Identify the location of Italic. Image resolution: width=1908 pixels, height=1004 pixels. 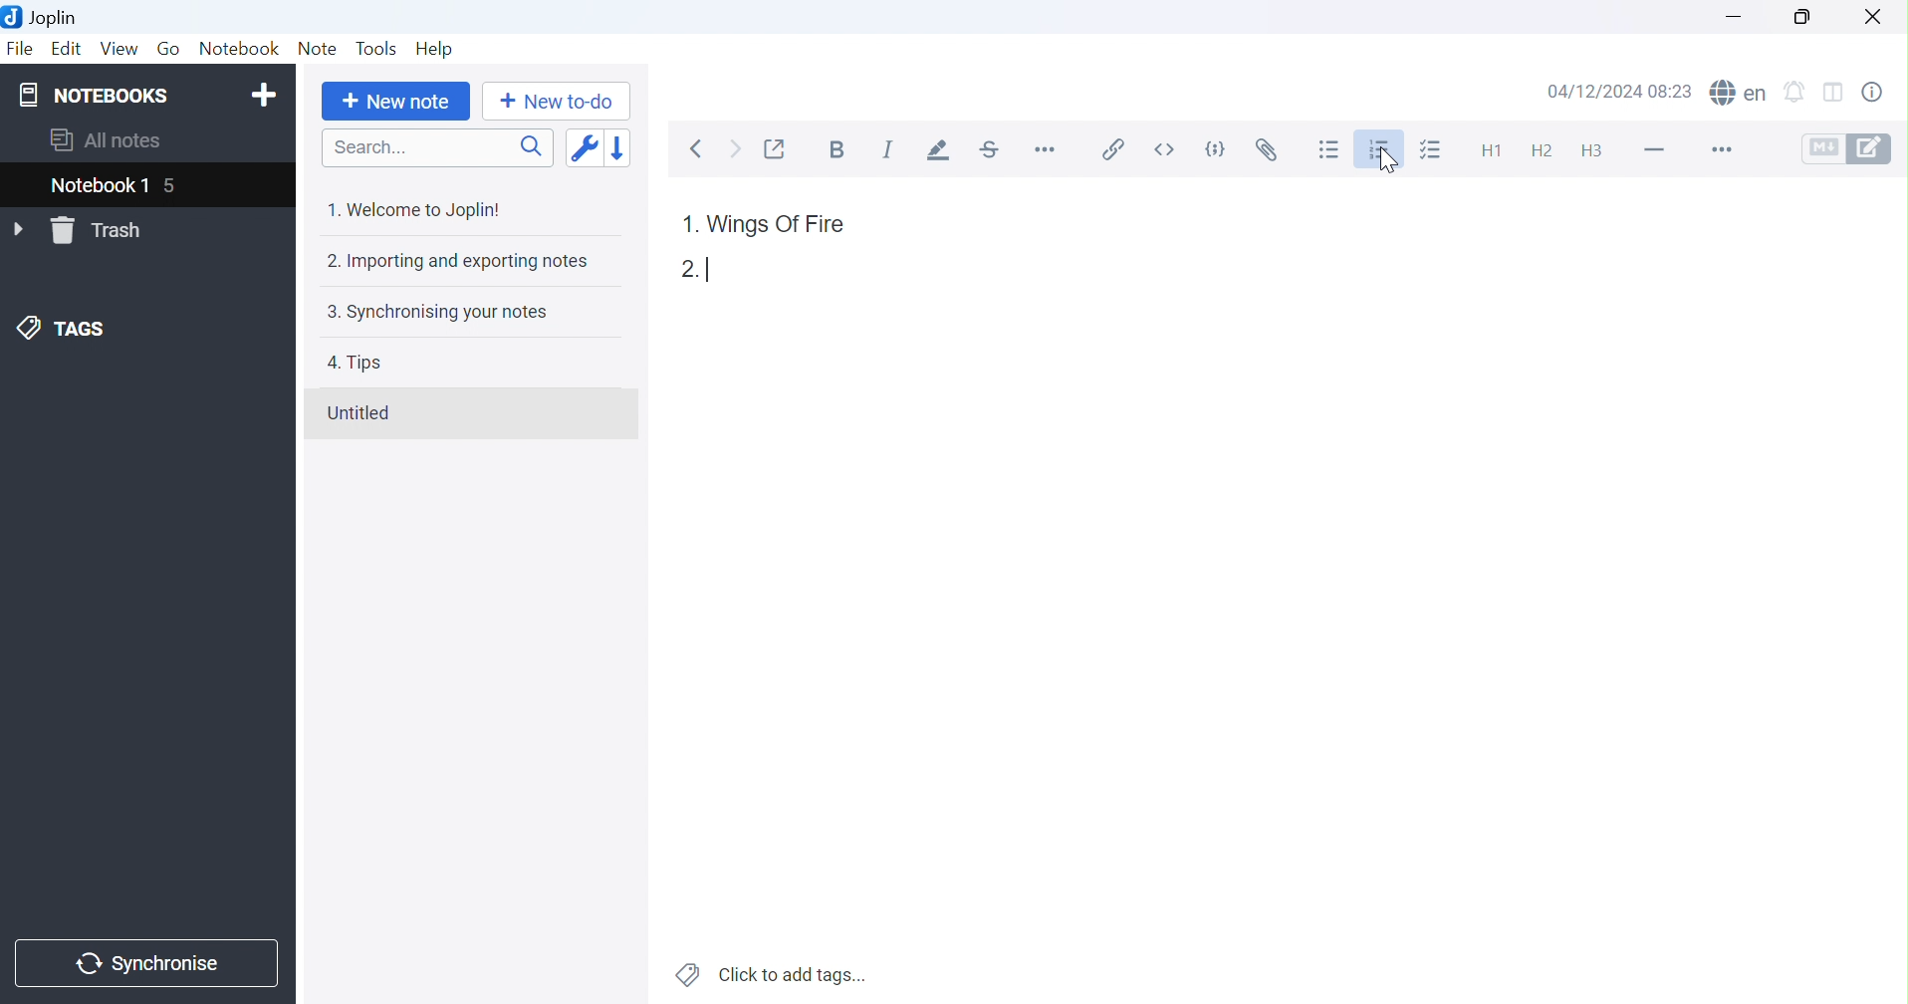
(889, 149).